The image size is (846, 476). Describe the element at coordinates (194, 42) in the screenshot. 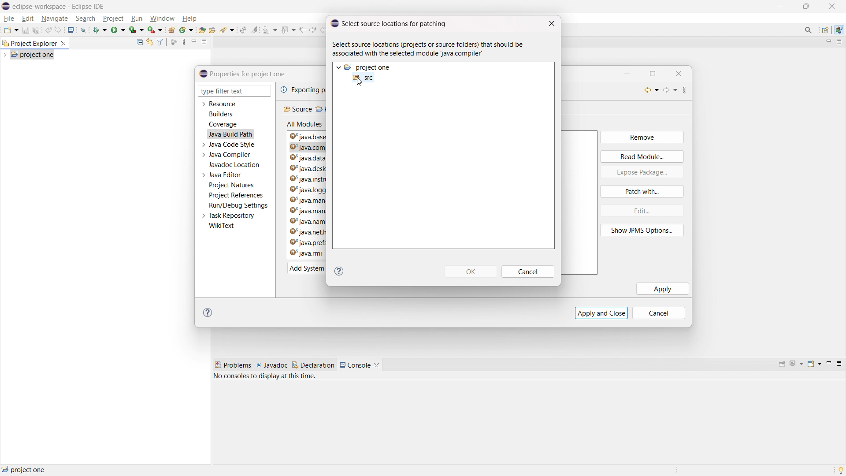

I see `minimize` at that location.